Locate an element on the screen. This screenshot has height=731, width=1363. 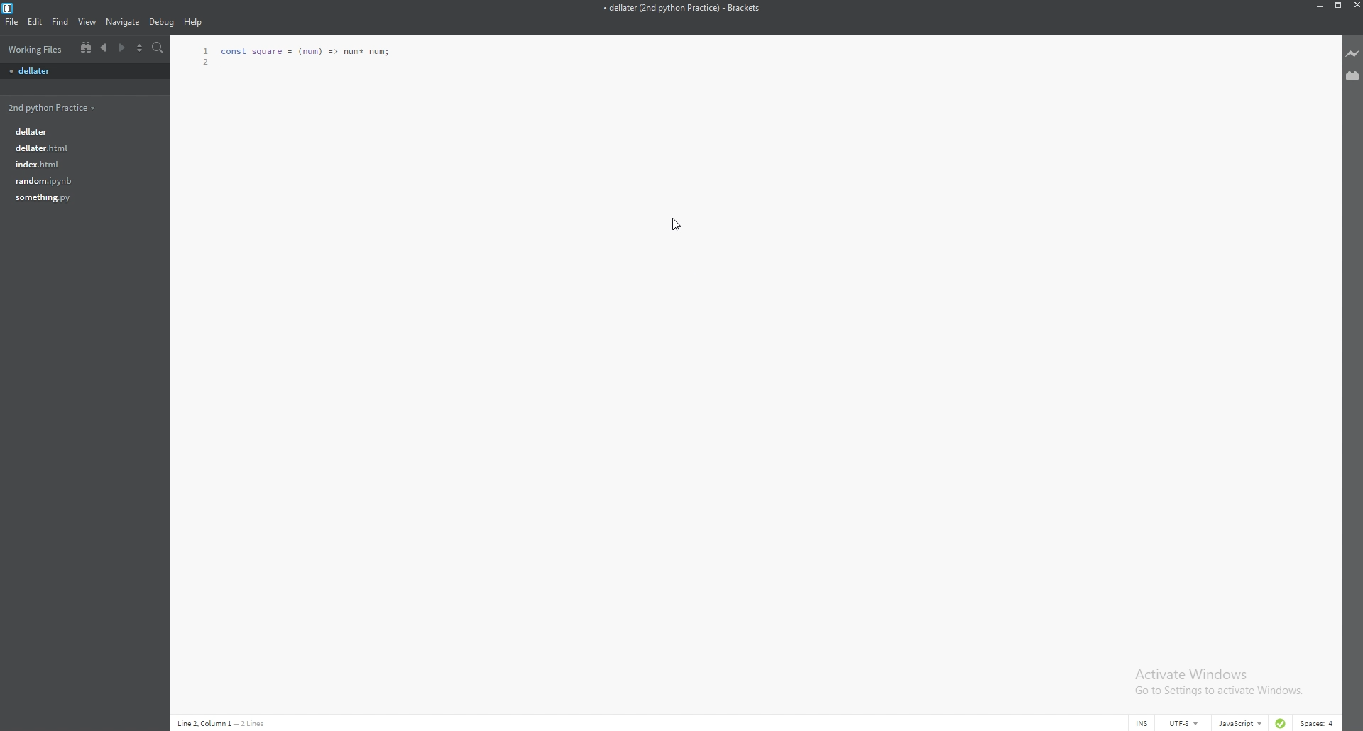
file name is located at coordinates (681, 9).